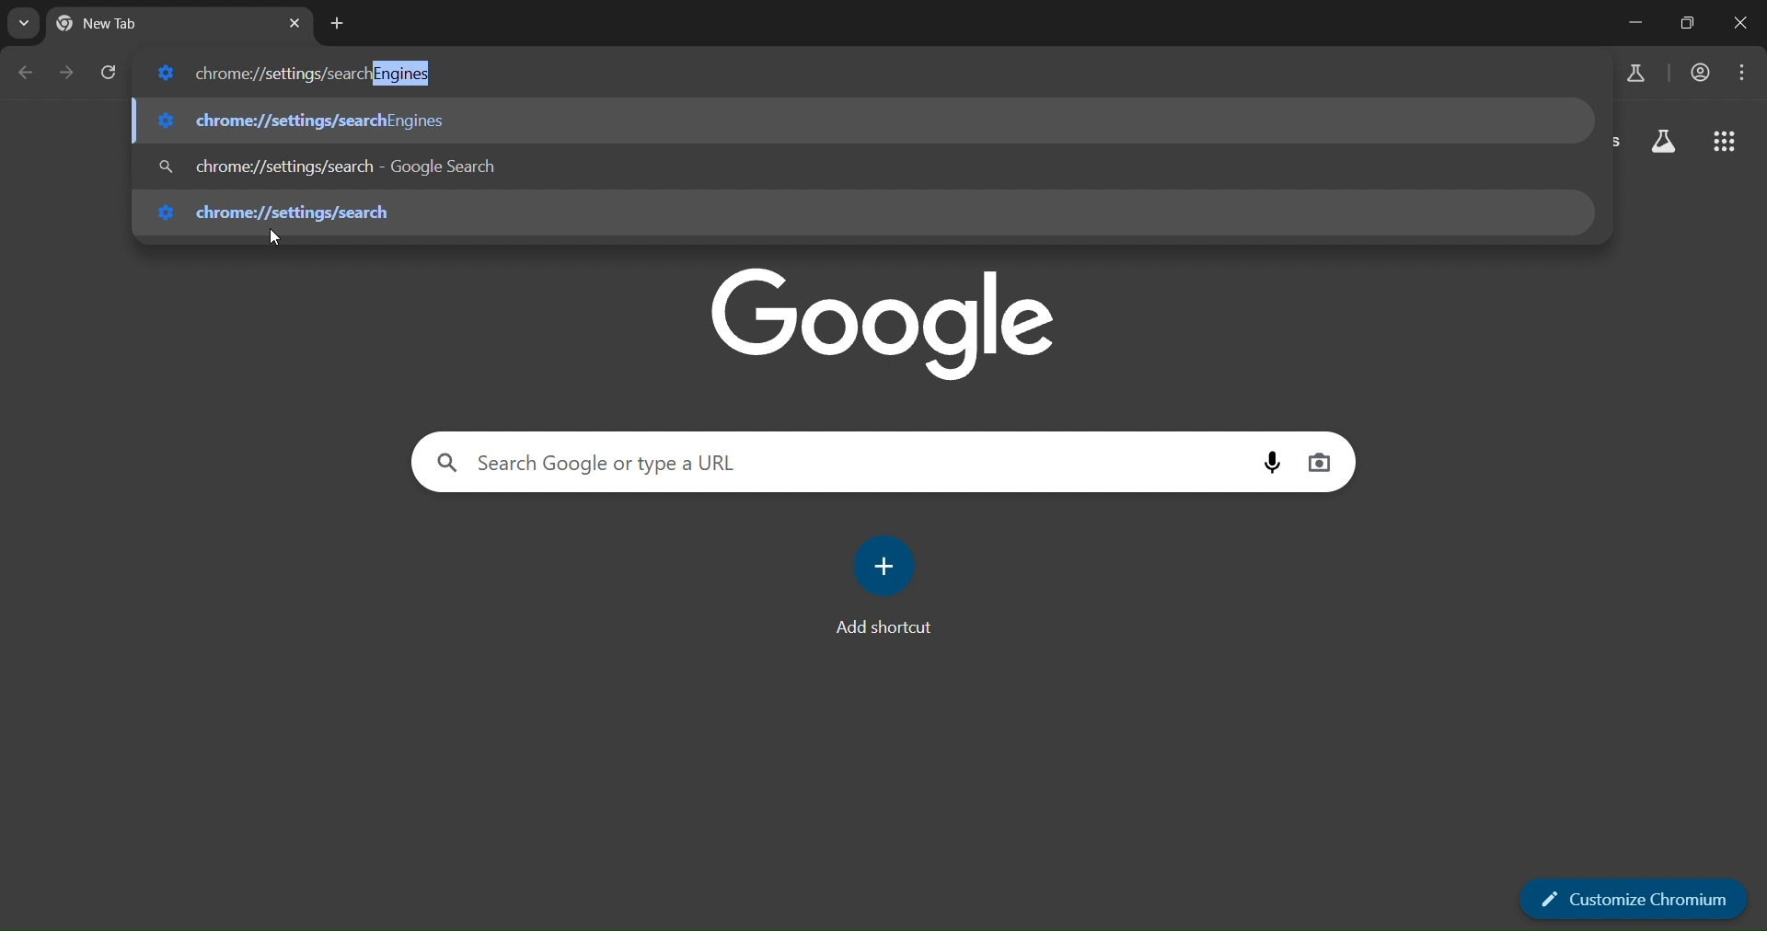  What do you see at coordinates (150, 24) in the screenshot?
I see `currenttab` at bounding box center [150, 24].